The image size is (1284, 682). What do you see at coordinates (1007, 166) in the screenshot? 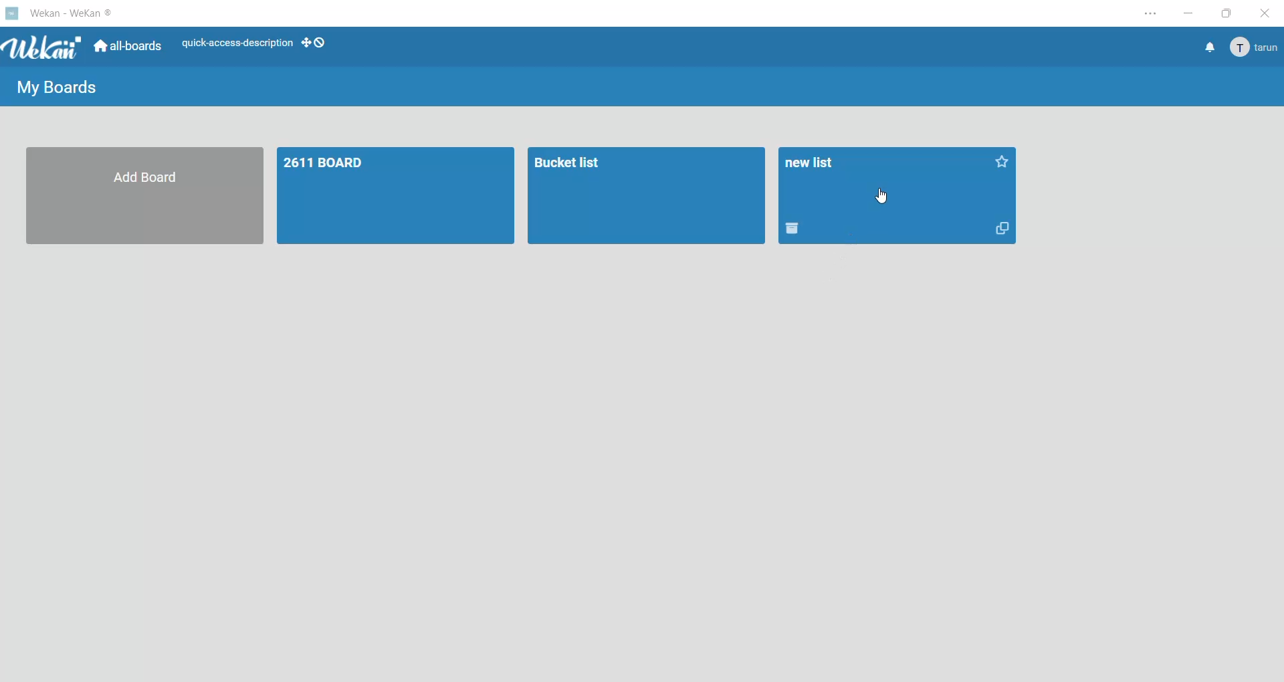
I see `star board` at bounding box center [1007, 166].